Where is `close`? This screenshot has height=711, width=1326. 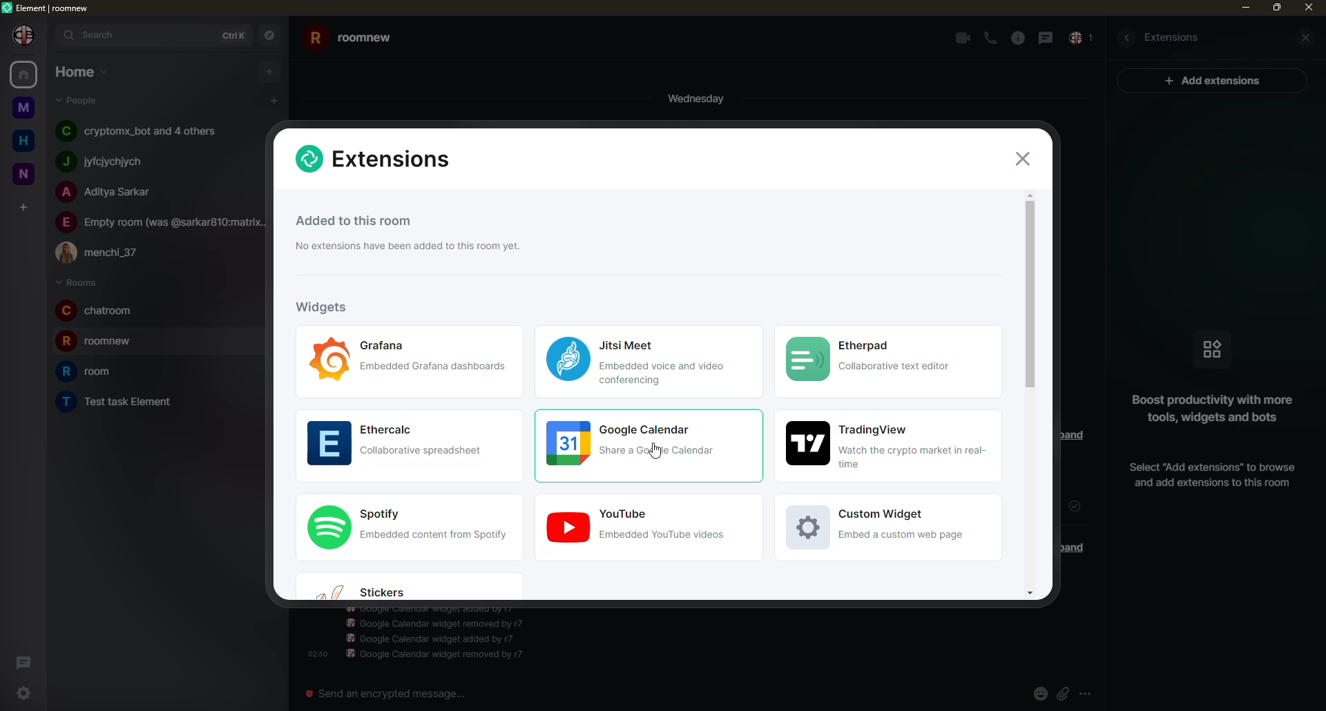 close is located at coordinates (1309, 10).